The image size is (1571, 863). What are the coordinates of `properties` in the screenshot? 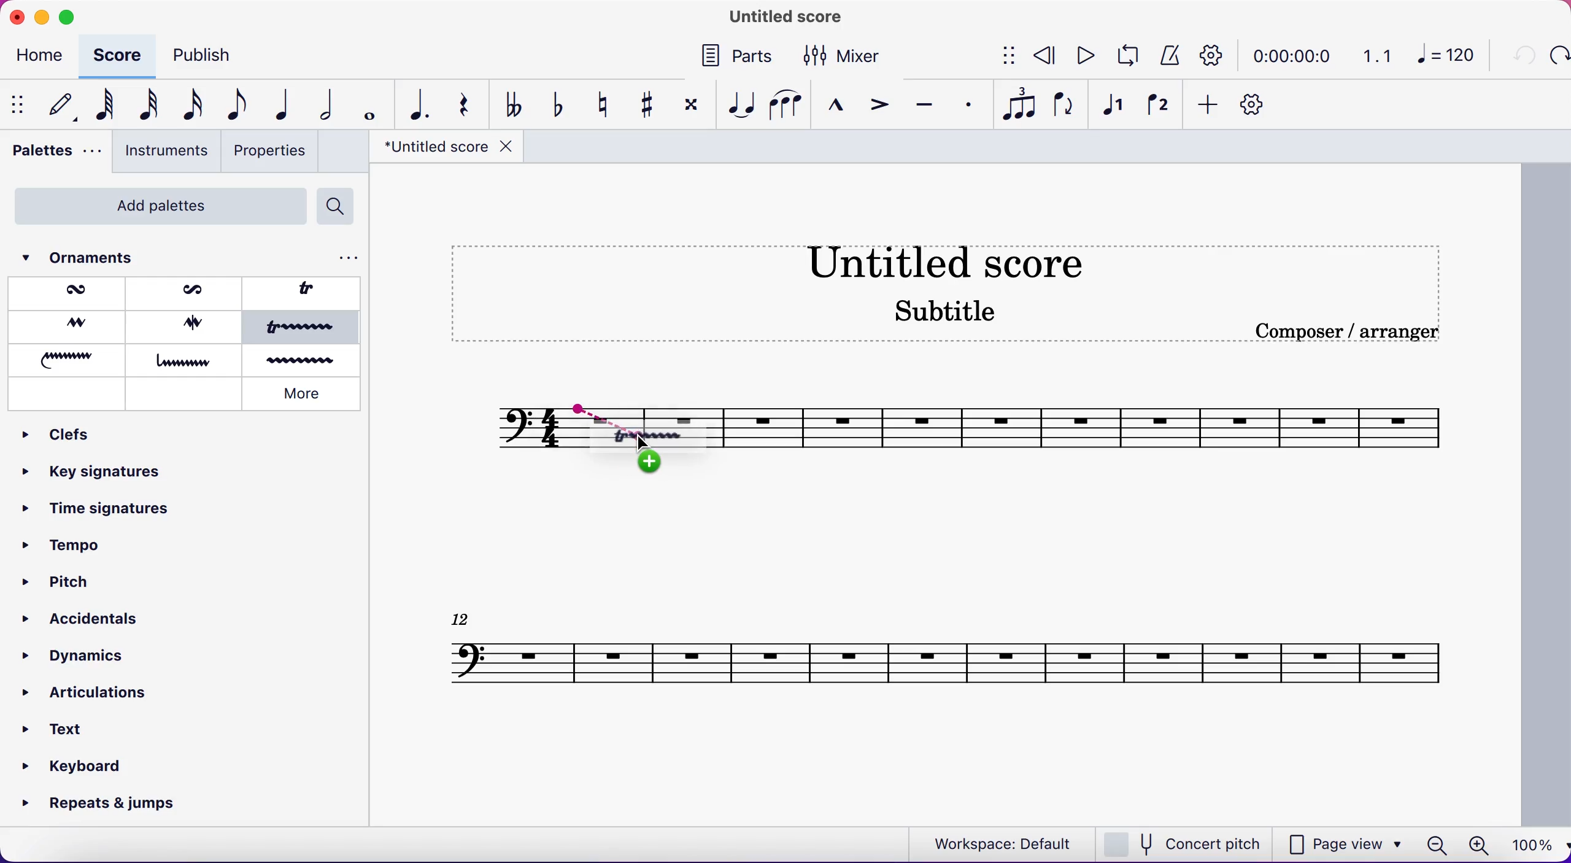 It's located at (273, 153).